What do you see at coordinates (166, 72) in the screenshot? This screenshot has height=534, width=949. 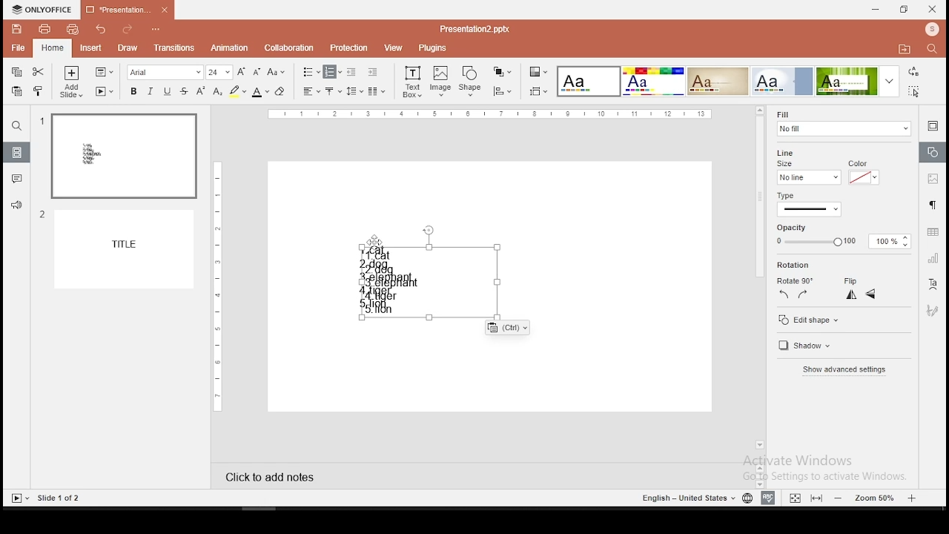 I see `font` at bounding box center [166, 72].